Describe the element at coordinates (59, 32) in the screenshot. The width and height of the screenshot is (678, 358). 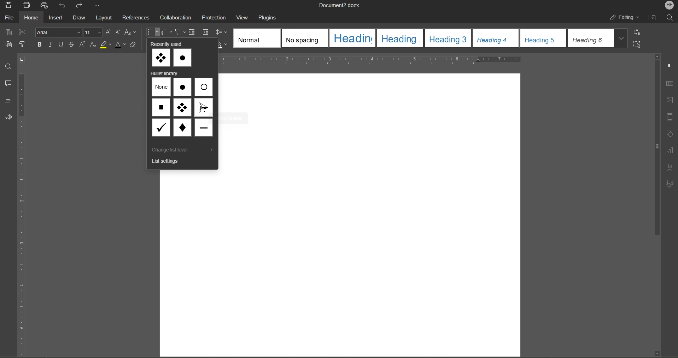
I see `Font` at that location.